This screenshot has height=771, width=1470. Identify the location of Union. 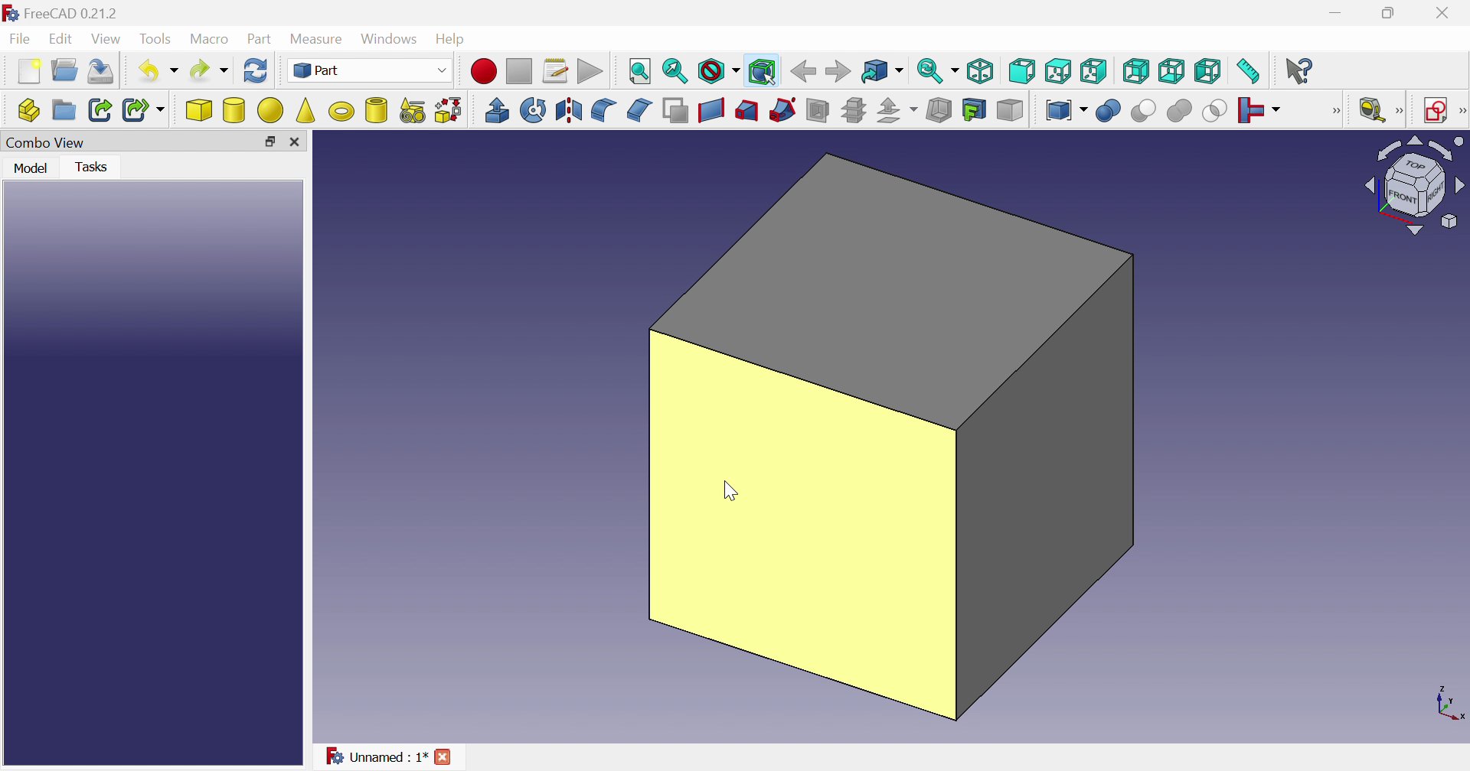
(1179, 110).